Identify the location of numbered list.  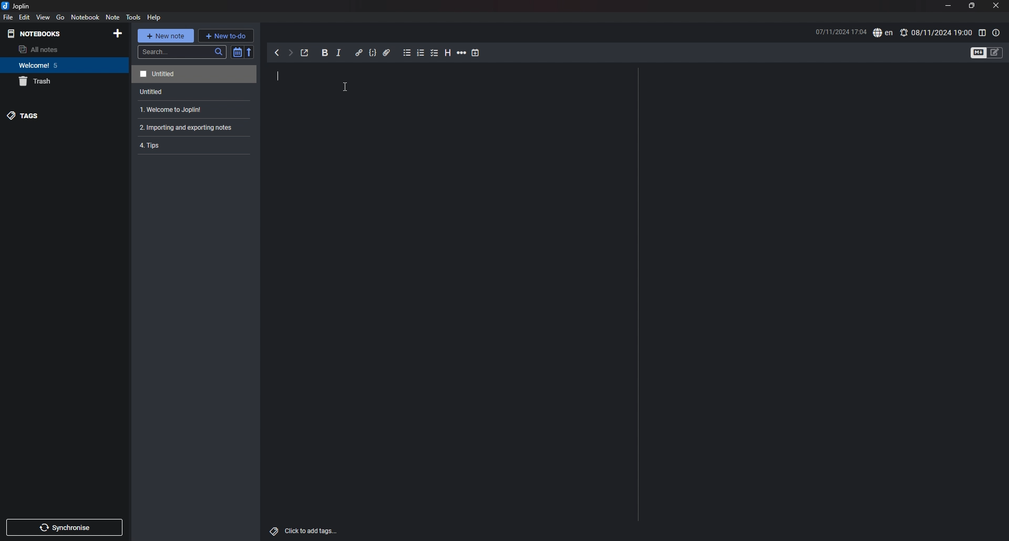
(421, 54).